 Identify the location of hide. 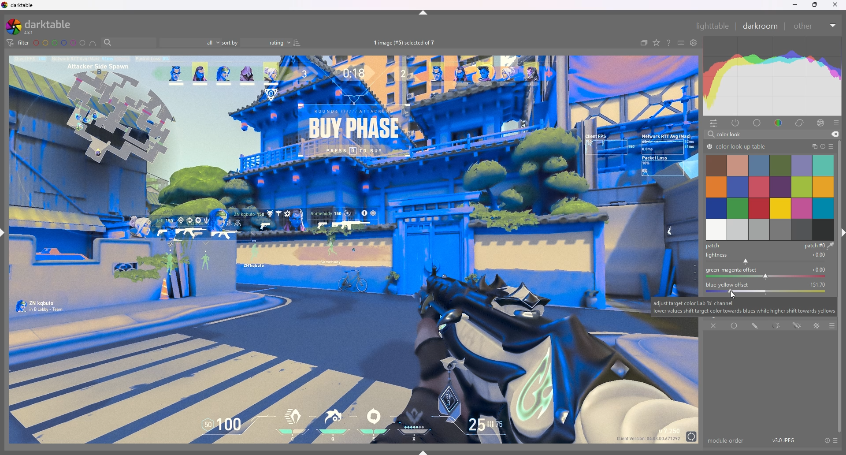
(423, 13).